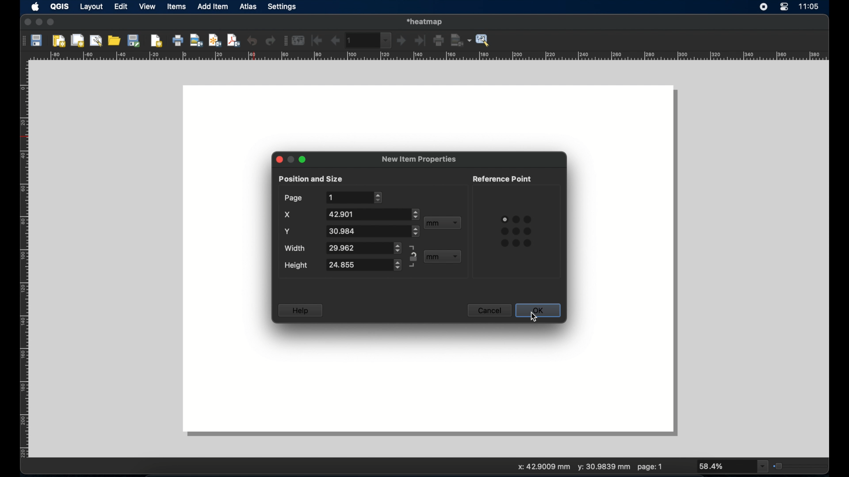 This screenshot has width=849, height=477. I want to click on width stepper buttons, so click(363, 248).